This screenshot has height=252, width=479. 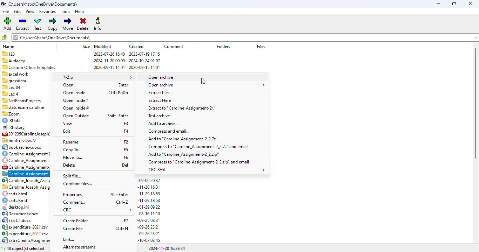 I want to click on create folder, so click(x=76, y=221).